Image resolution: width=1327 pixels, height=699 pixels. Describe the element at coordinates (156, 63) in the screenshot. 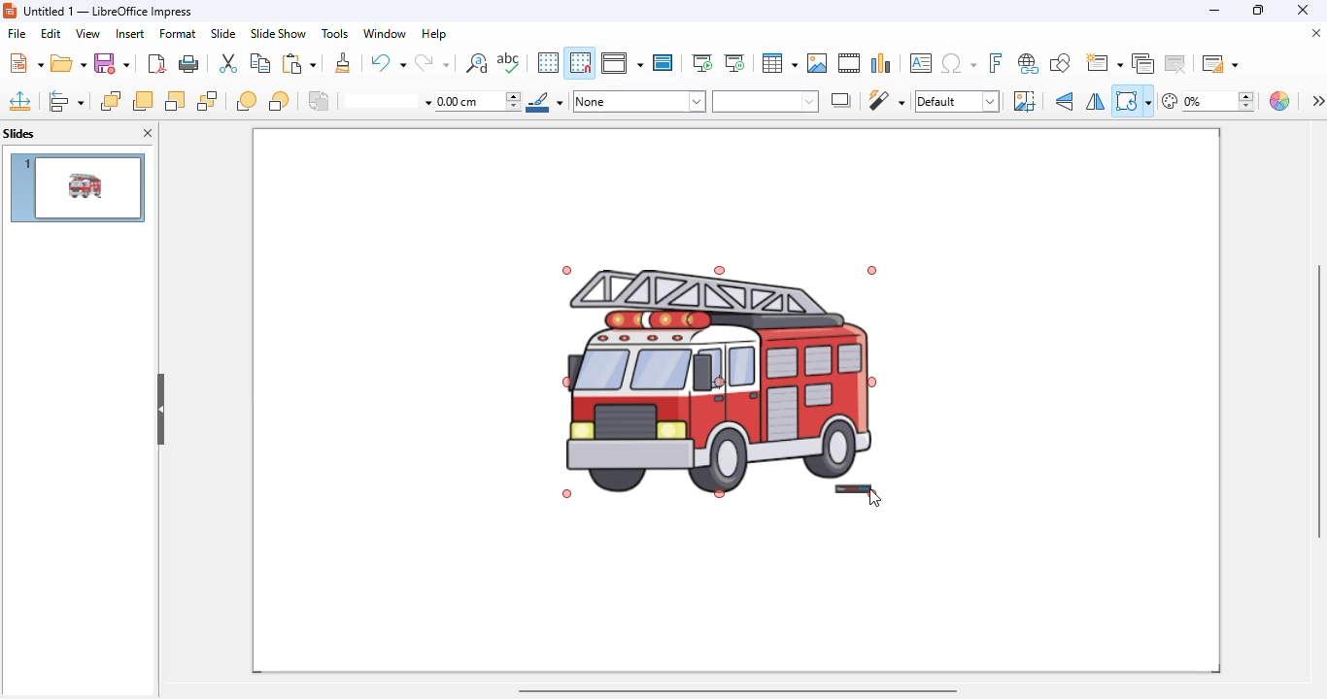

I see `export directly as PDF` at that location.